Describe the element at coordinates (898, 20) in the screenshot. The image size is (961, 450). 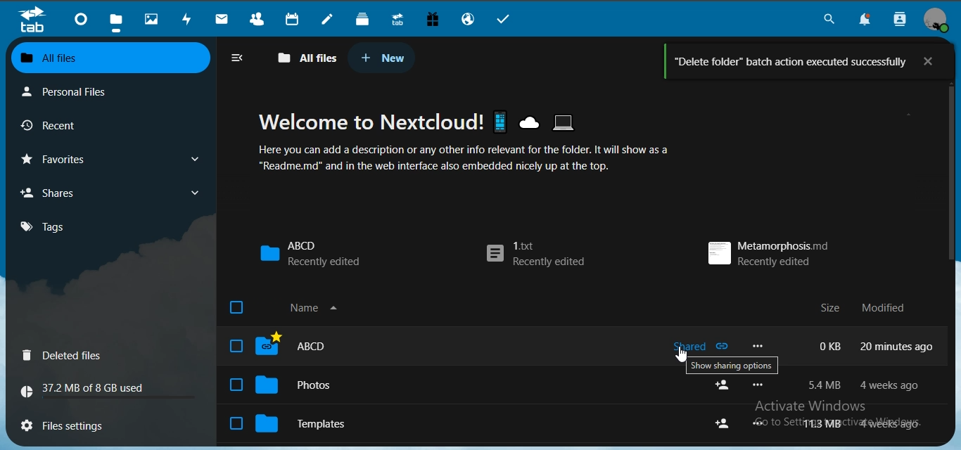
I see `search contacts` at that location.